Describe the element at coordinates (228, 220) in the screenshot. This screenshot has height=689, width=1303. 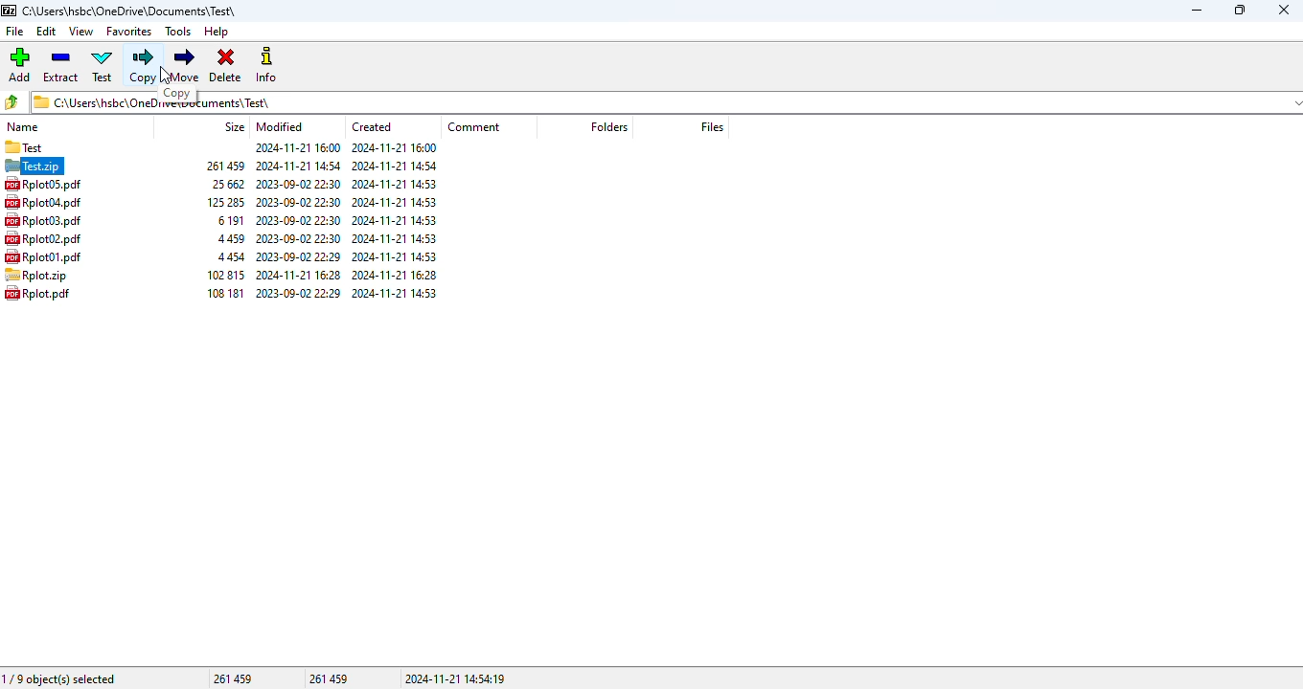
I see `size` at that location.